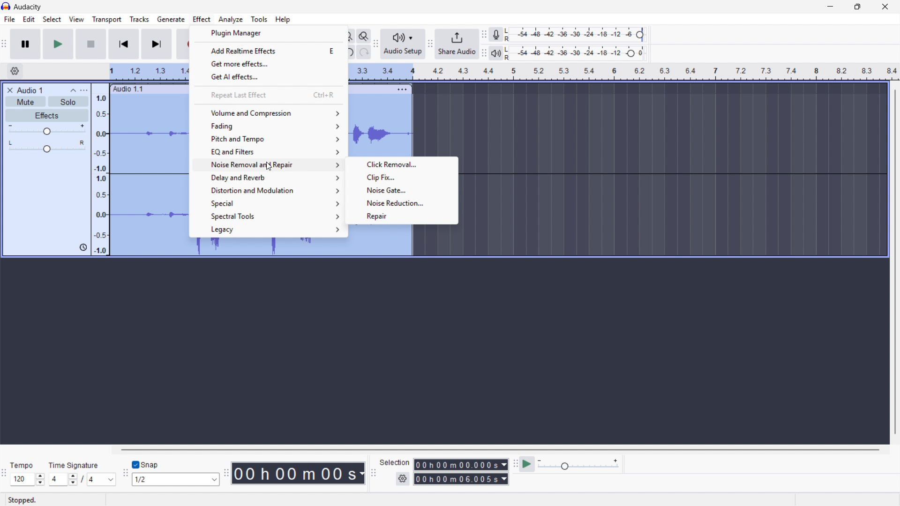 The width and height of the screenshot is (900, 506). What do you see at coordinates (461, 479) in the screenshot?
I see `selection end time` at bounding box center [461, 479].